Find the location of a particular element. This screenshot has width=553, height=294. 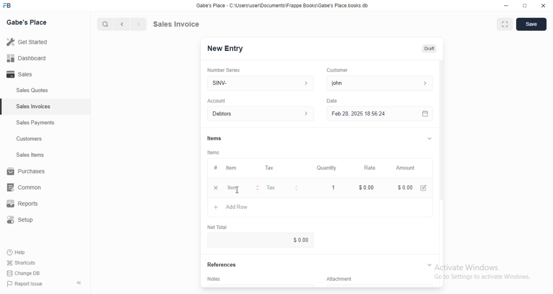

edit is located at coordinates (425, 188).